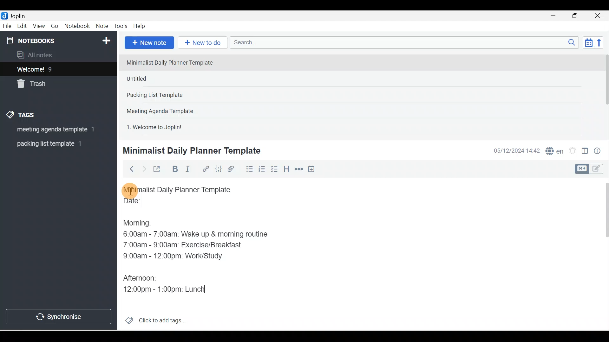 The image size is (609, 342). I want to click on Tag 1, so click(50, 130).